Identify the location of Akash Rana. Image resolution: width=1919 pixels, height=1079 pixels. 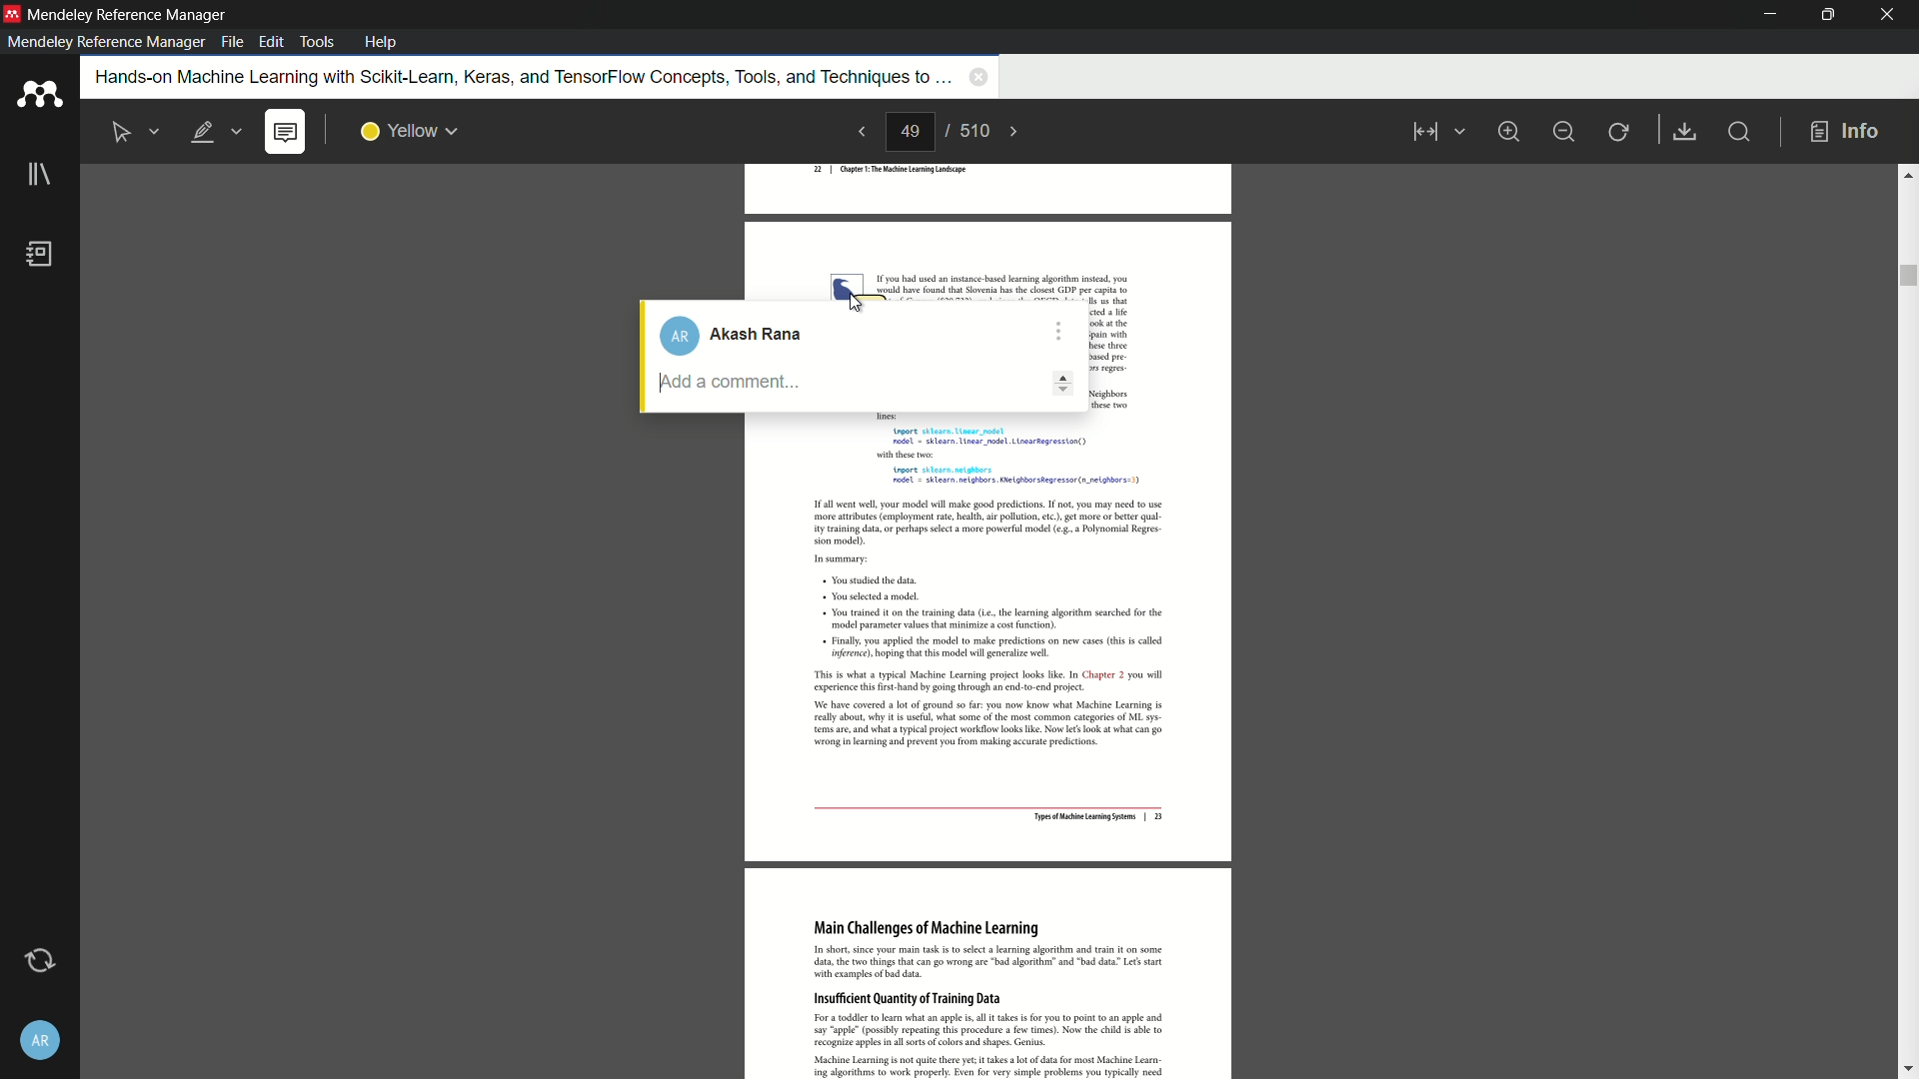
(742, 335).